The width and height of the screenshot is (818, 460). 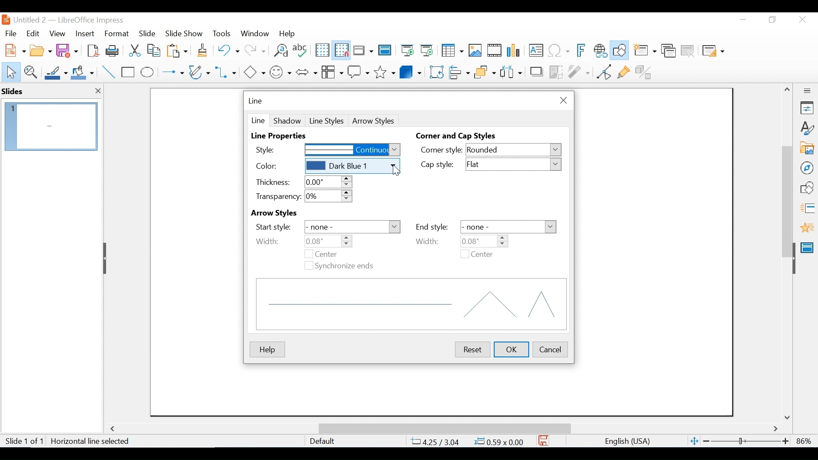 I want to click on Untitled 2 - LibreOffice Impress, so click(x=77, y=20).